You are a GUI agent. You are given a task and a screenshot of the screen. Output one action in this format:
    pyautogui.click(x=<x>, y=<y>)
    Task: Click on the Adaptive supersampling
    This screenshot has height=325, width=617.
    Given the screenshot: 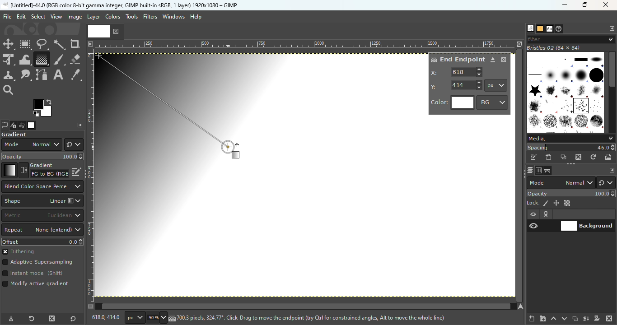 What is the action you would take?
    pyautogui.click(x=38, y=263)
    